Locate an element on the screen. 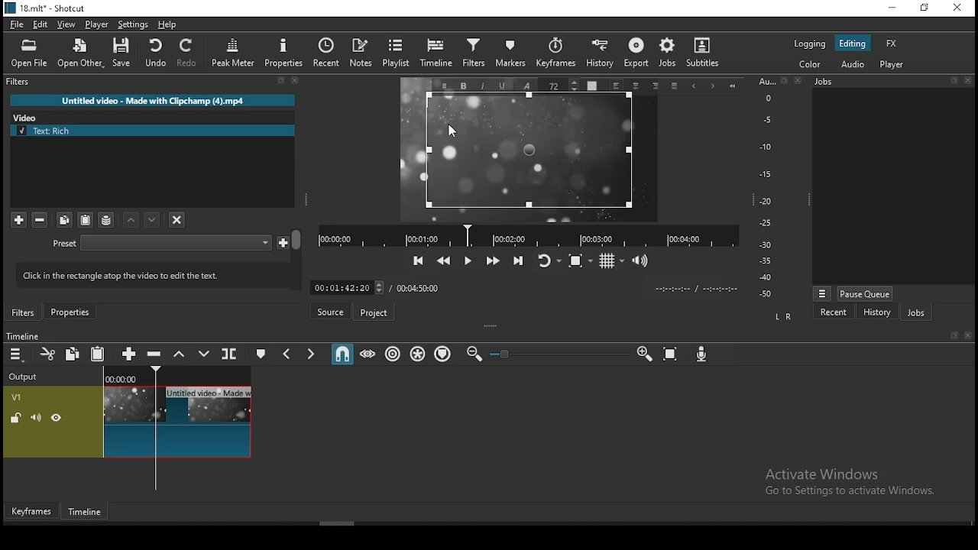 This screenshot has width=978, height=550. L R is located at coordinates (784, 317).